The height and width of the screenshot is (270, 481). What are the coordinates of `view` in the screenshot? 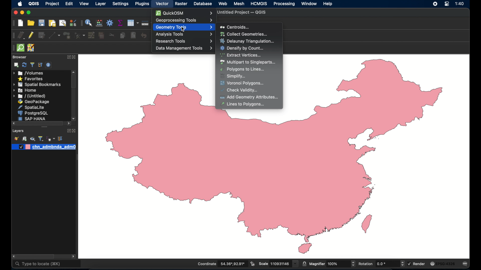 It's located at (84, 4).